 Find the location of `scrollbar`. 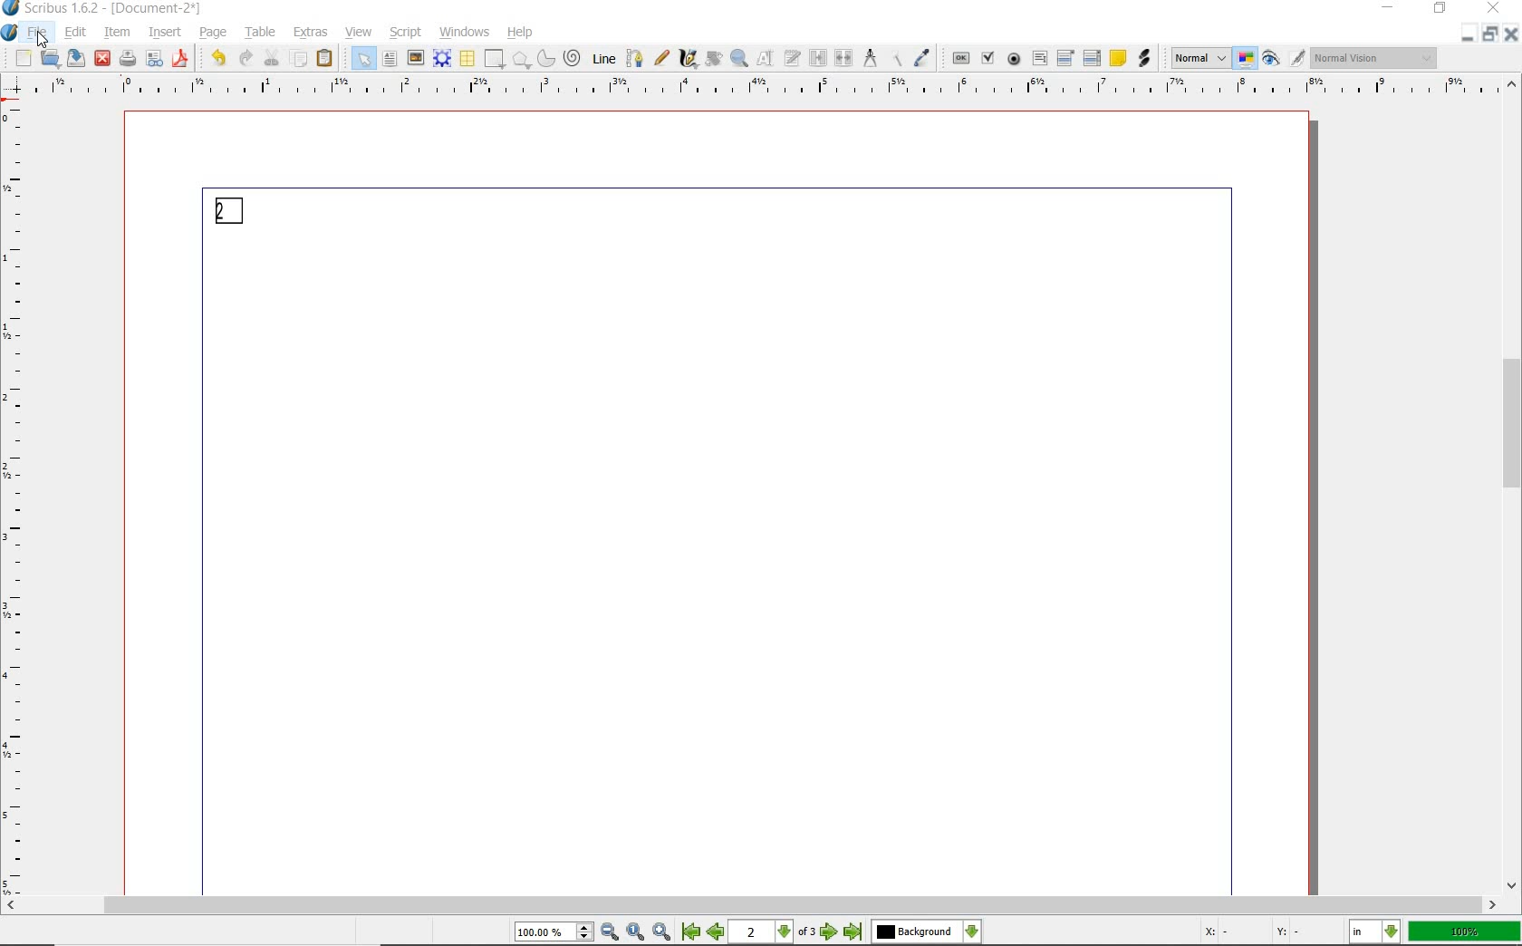

scrollbar is located at coordinates (1513, 485).